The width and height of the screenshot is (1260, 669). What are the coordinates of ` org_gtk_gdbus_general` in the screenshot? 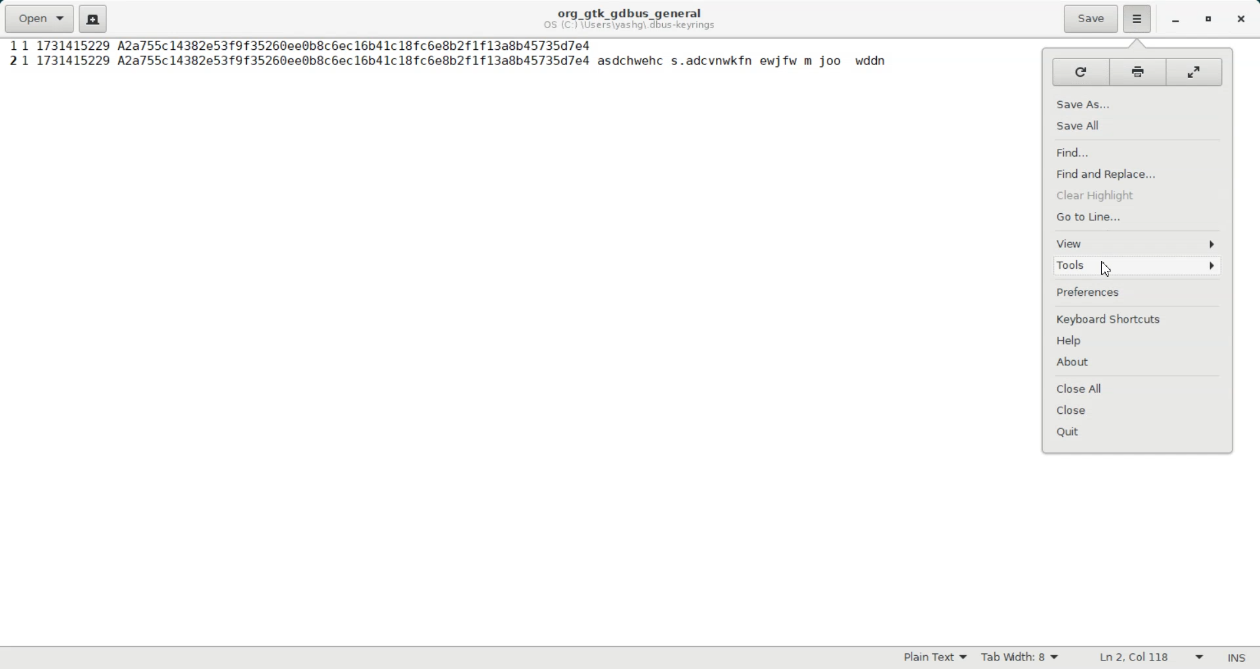 It's located at (629, 10).